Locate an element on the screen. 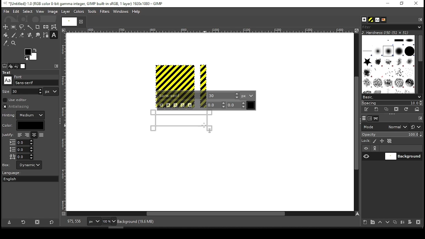 The height and width of the screenshot is (239, 425). save tool preset is located at coordinates (10, 222).